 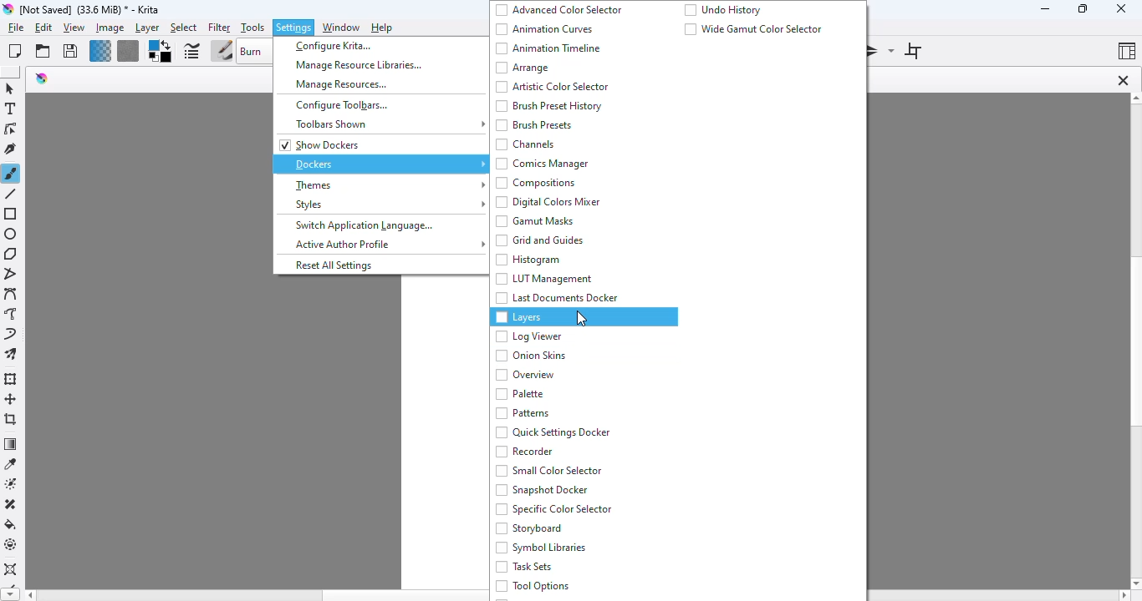 I want to click on wrap around mode, so click(x=913, y=51).